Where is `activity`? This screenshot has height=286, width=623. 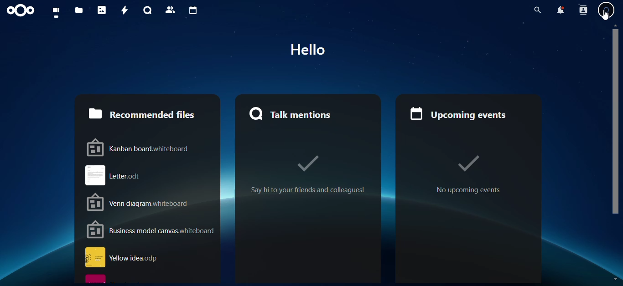 activity is located at coordinates (123, 10).